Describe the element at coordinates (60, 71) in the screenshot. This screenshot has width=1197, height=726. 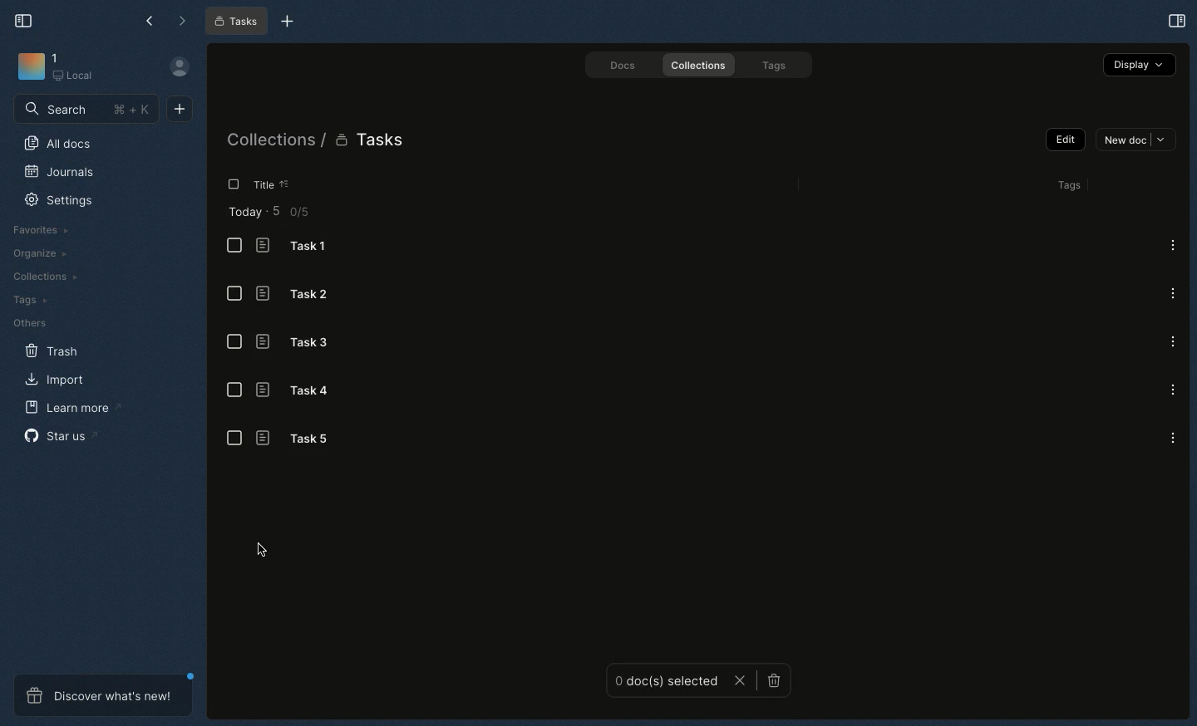
I see `Workspace` at that location.